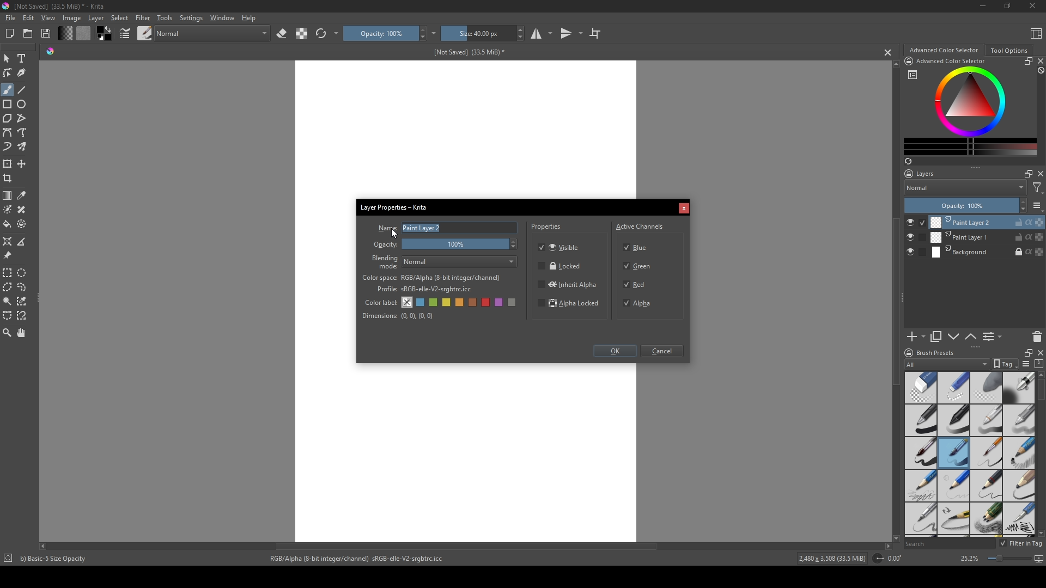 This screenshot has height=588, width=1046. Describe the element at coordinates (1009, 51) in the screenshot. I see `Tool Options` at that location.